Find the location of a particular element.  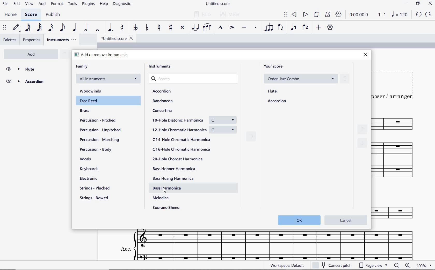

accordion is located at coordinates (277, 101).